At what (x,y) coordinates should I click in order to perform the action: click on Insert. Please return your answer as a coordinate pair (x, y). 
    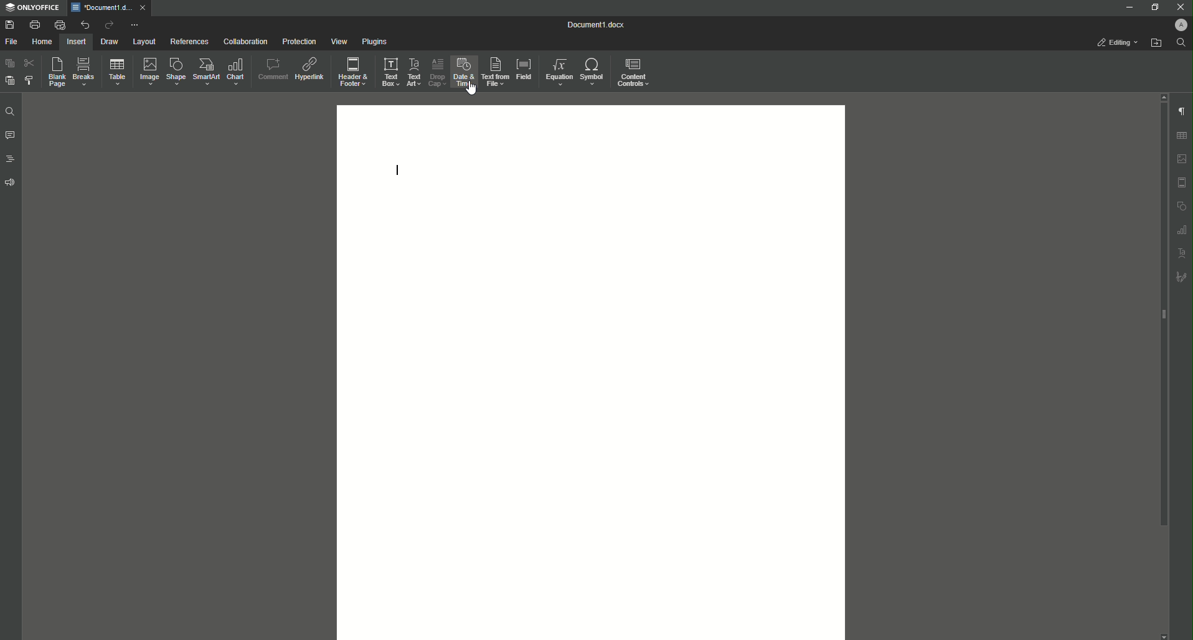
    Looking at the image, I should click on (77, 41).